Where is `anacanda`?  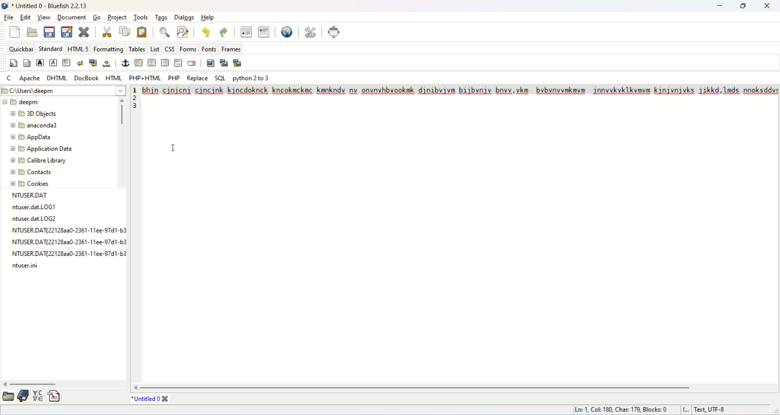 anacanda is located at coordinates (38, 126).